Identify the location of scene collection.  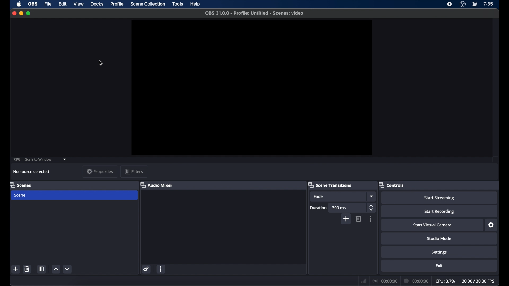
(148, 4).